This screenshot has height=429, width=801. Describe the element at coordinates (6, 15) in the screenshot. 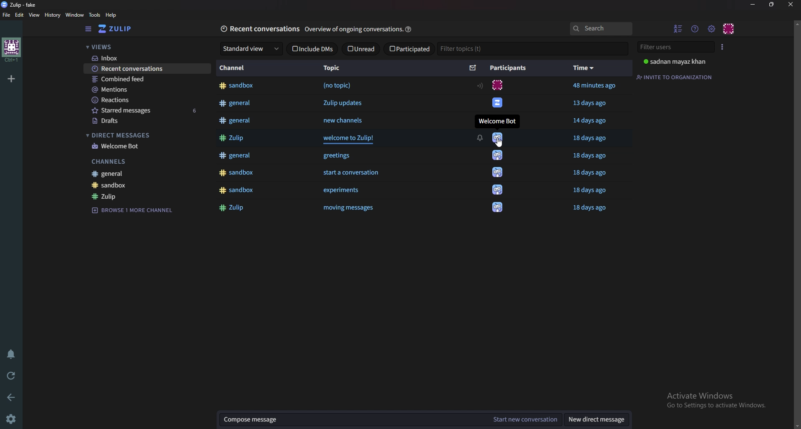

I see `File` at that location.